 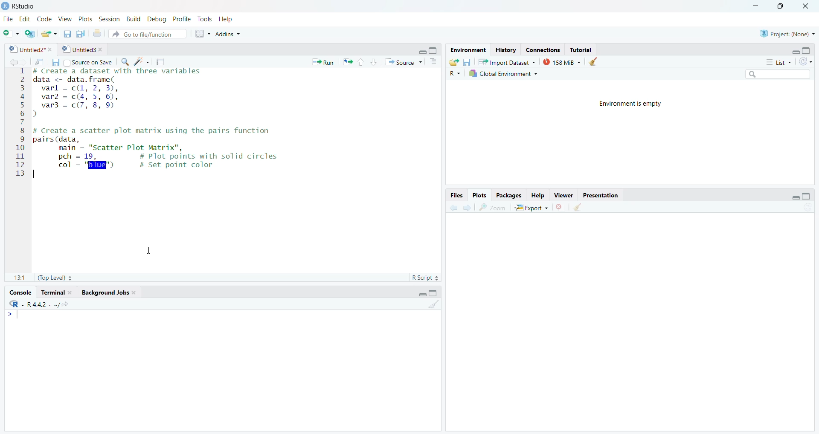 What do you see at coordinates (583, 49) in the screenshot?
I see `Tutorial` at bounding box center [583, 49].